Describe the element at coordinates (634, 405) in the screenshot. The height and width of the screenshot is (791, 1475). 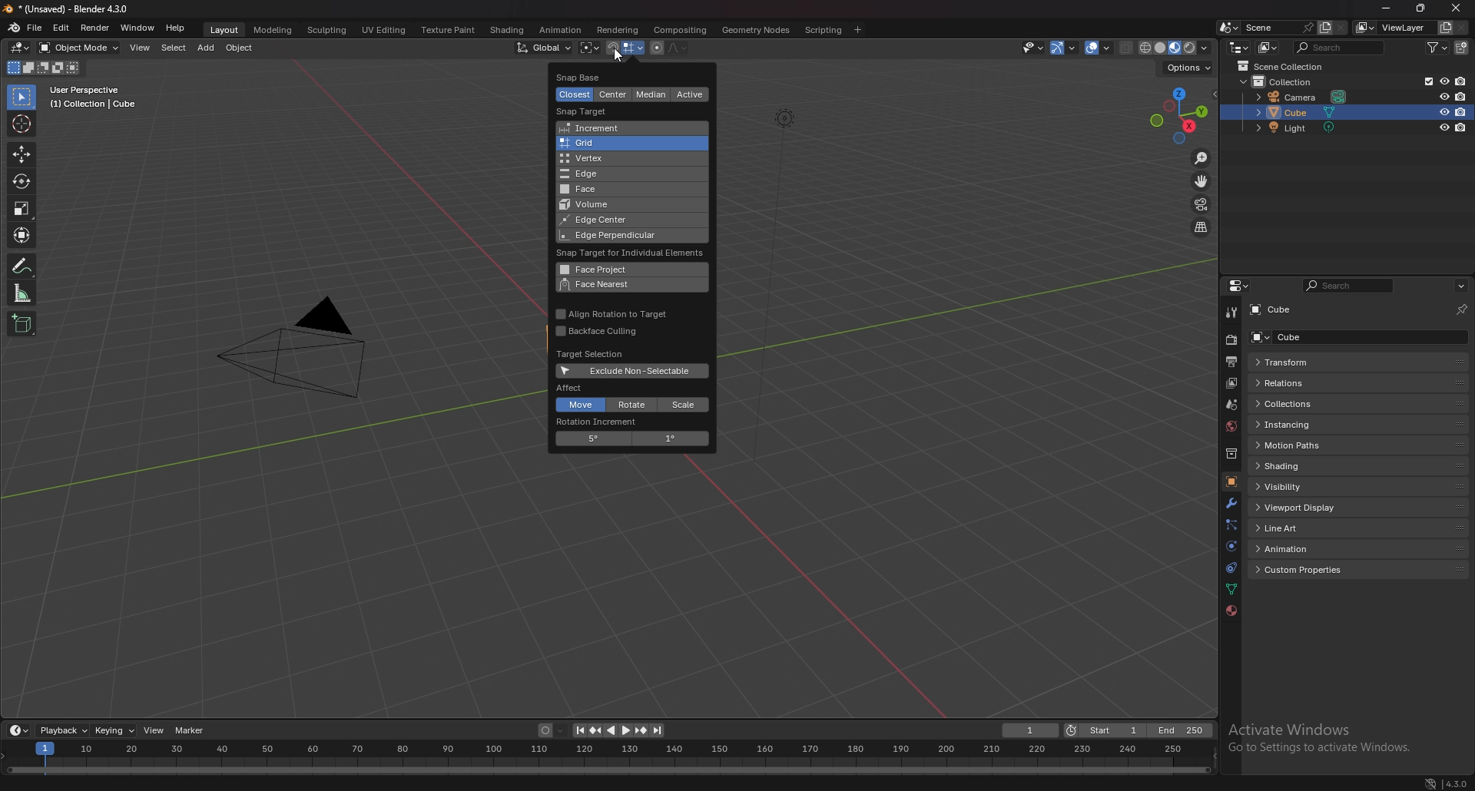
I see `rotate` at that location.